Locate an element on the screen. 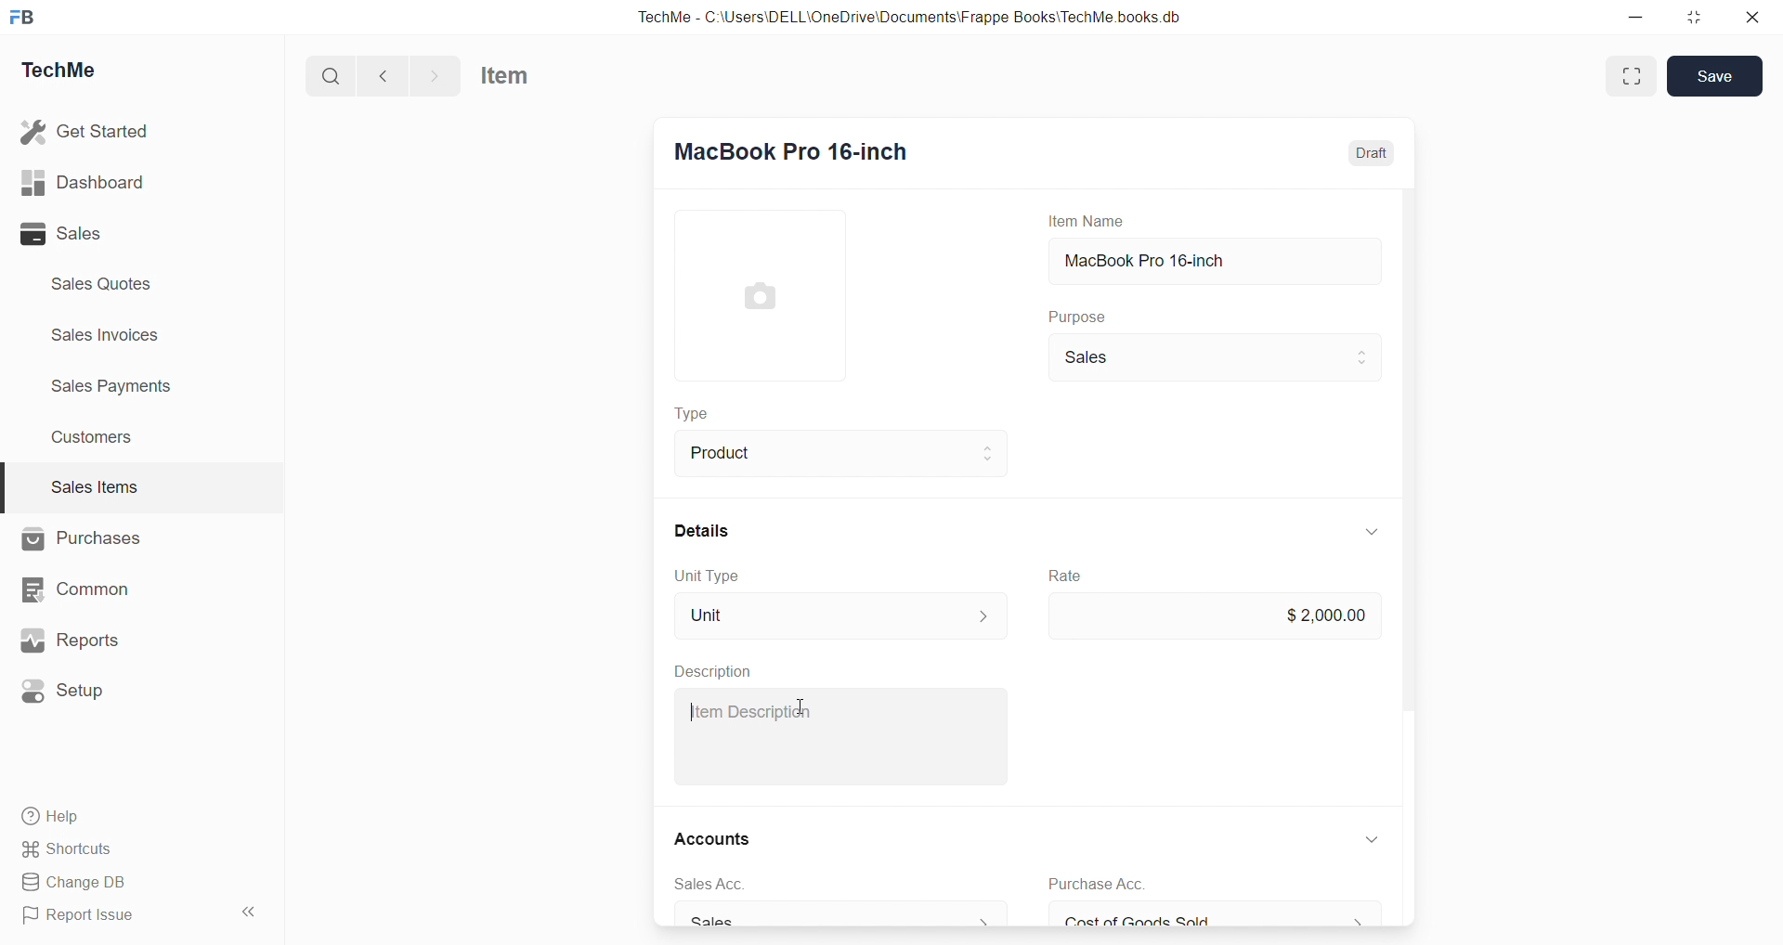  forward is located at coordinates (435, 75).